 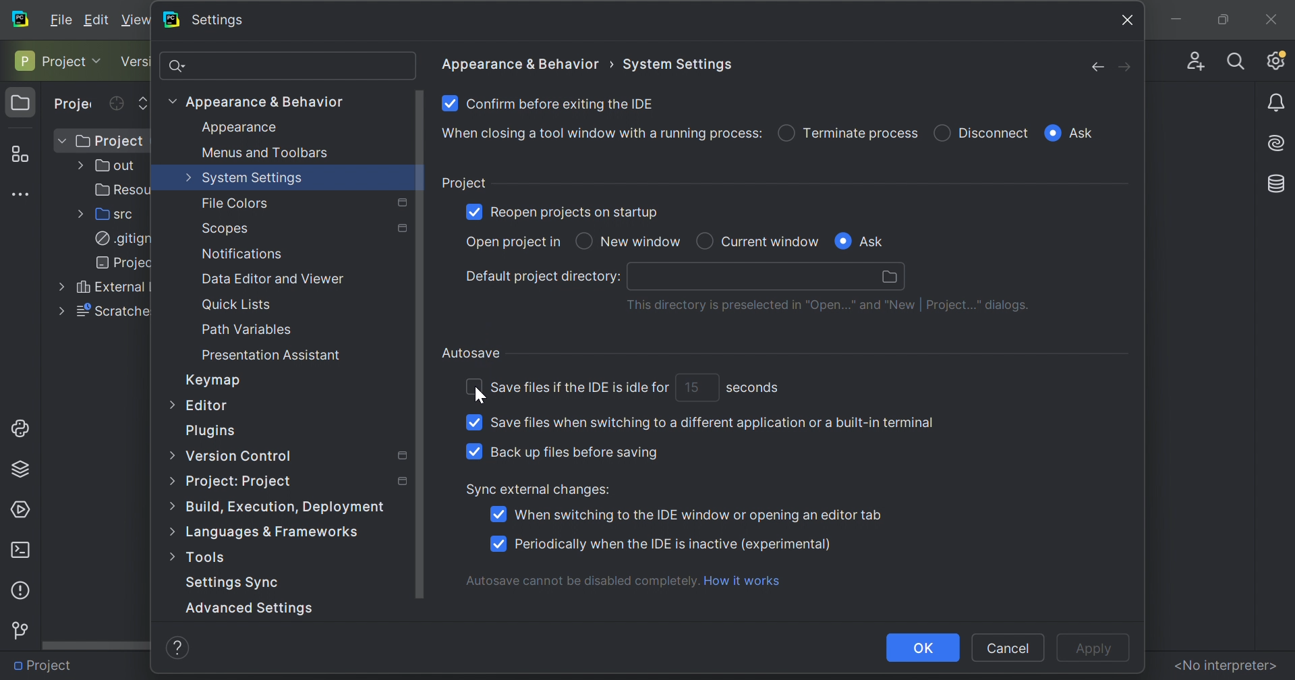 I want to click on Project, so click(x=45, y=664).